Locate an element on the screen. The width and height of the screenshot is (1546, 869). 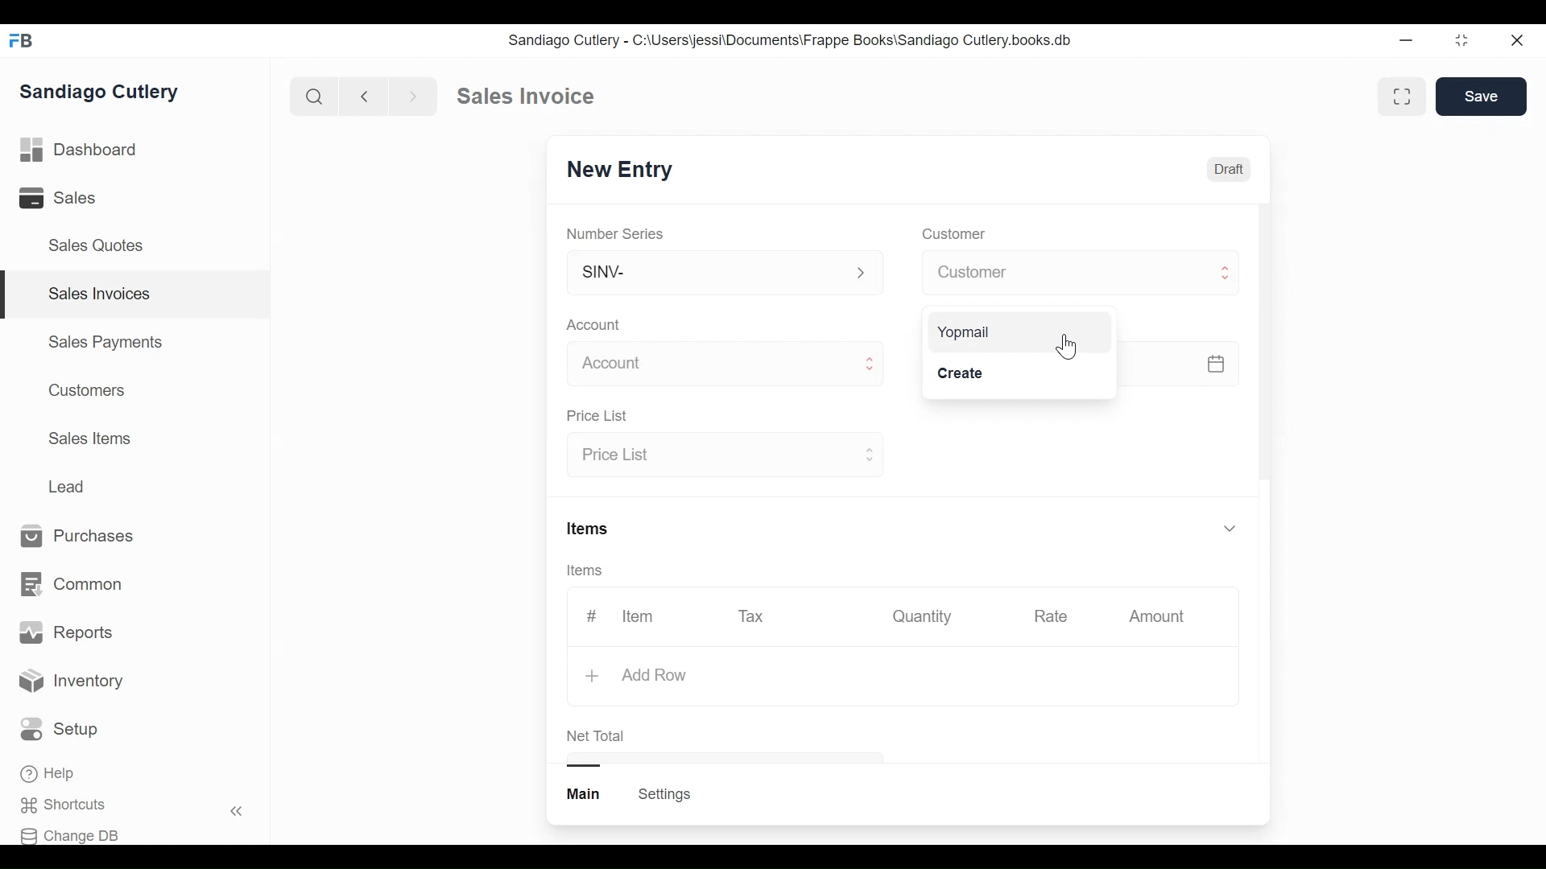
« is located at coordinates (237, 813).